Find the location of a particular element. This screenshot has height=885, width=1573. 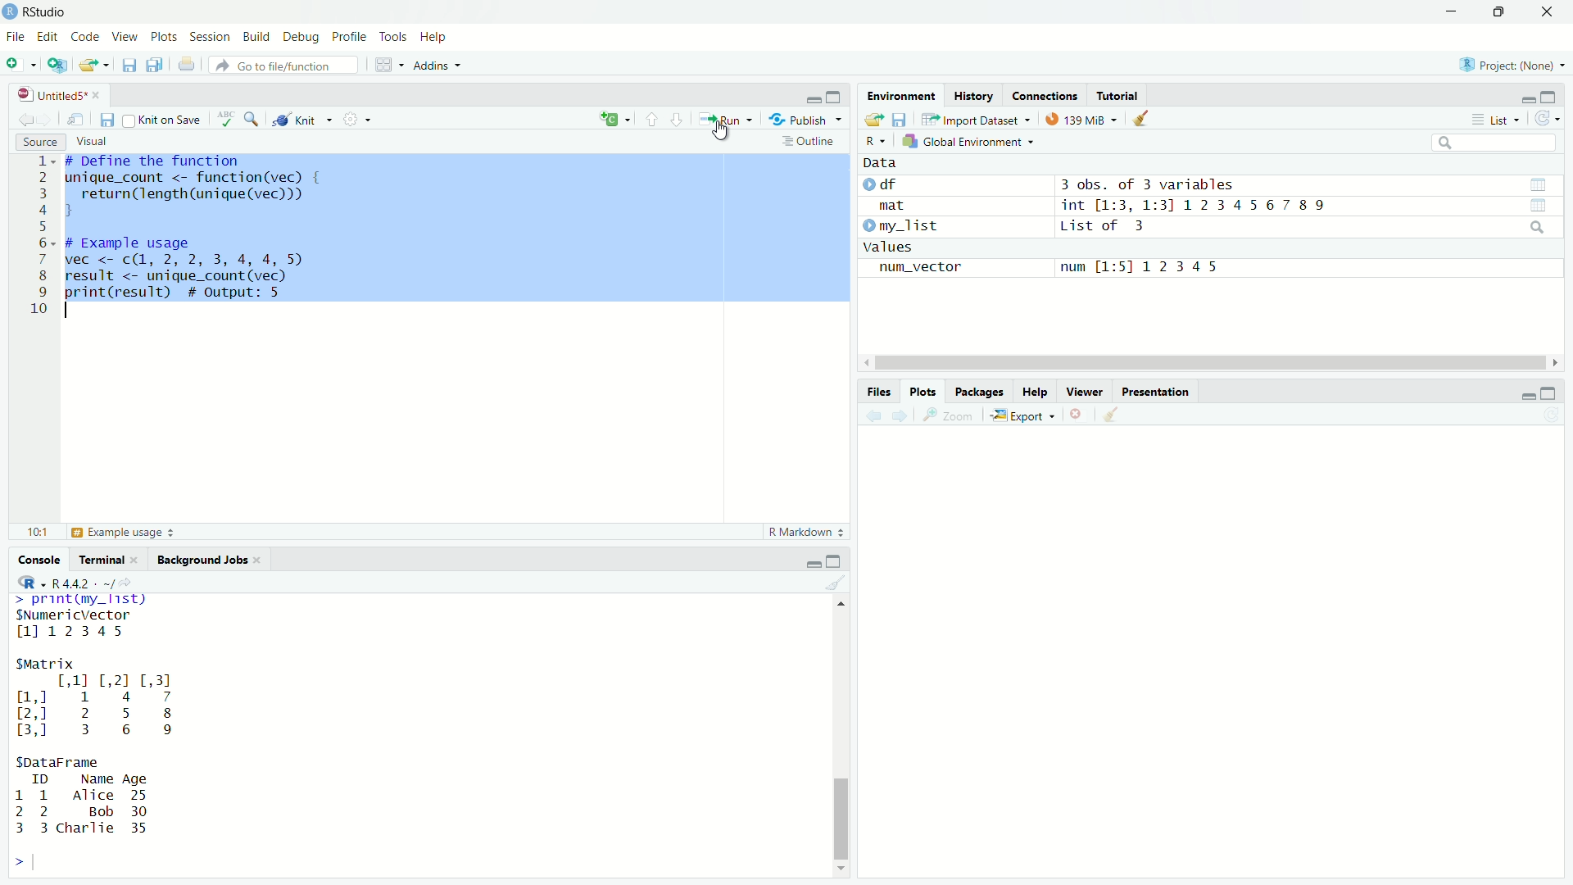

Packages is located at coordinates (977, 392).